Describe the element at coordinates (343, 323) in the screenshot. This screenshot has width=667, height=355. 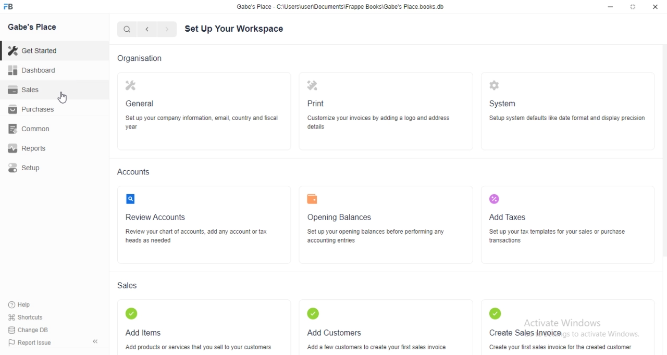
I see `Add Customers` at that location.